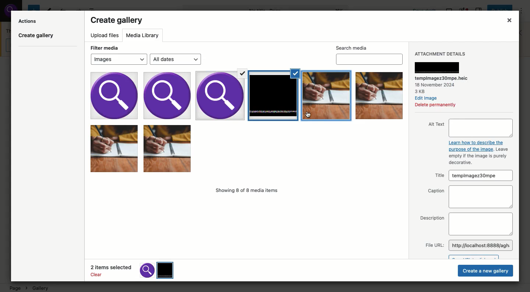 This screenshot has width=530, height=292. I want to click on Attachment details, so click(441, 53).